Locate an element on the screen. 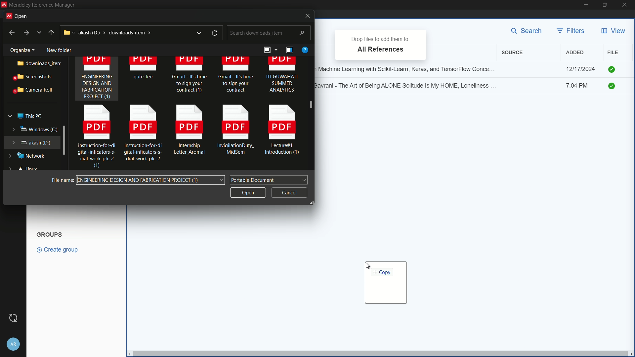 This screenshot has width=635, height=357. Groups is located at coordinates (51, 234).